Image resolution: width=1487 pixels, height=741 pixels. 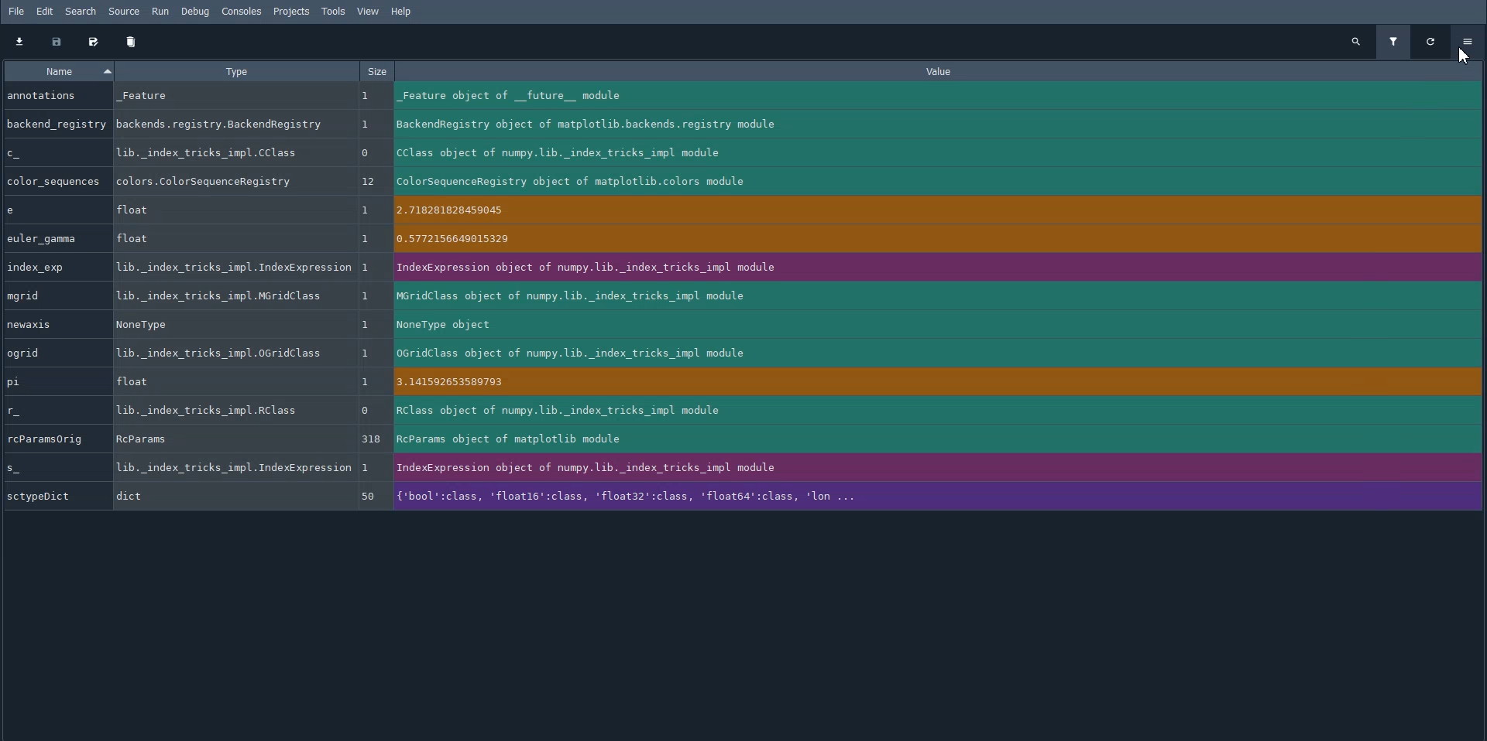 What do you see at coordinates (93, 42) in the screenshot?
I see `Copy data as` at bounding box center [93, 42].